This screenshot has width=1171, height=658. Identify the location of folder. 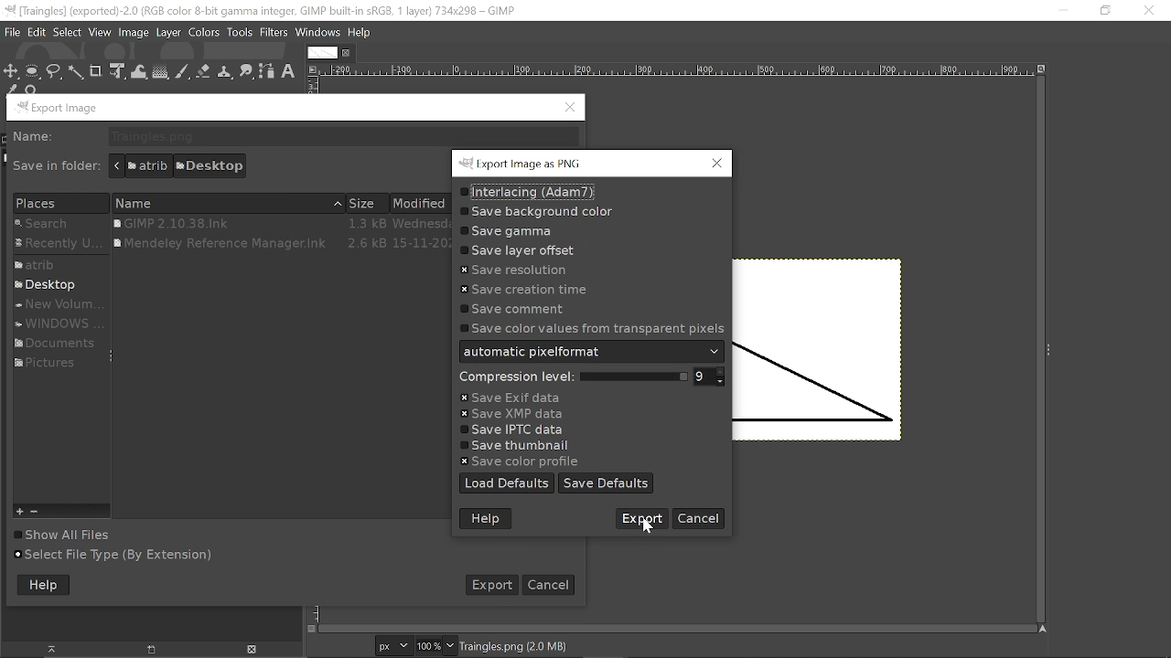
(51, 342).